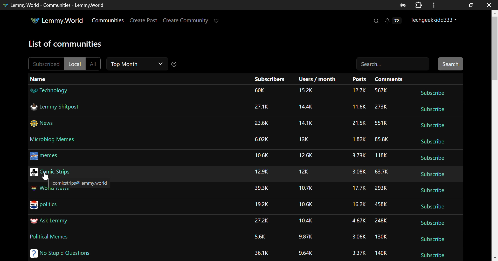 Image resolution: width=498 pixels, height=261 pixels. I want to click on Amount, so click(380, 123).